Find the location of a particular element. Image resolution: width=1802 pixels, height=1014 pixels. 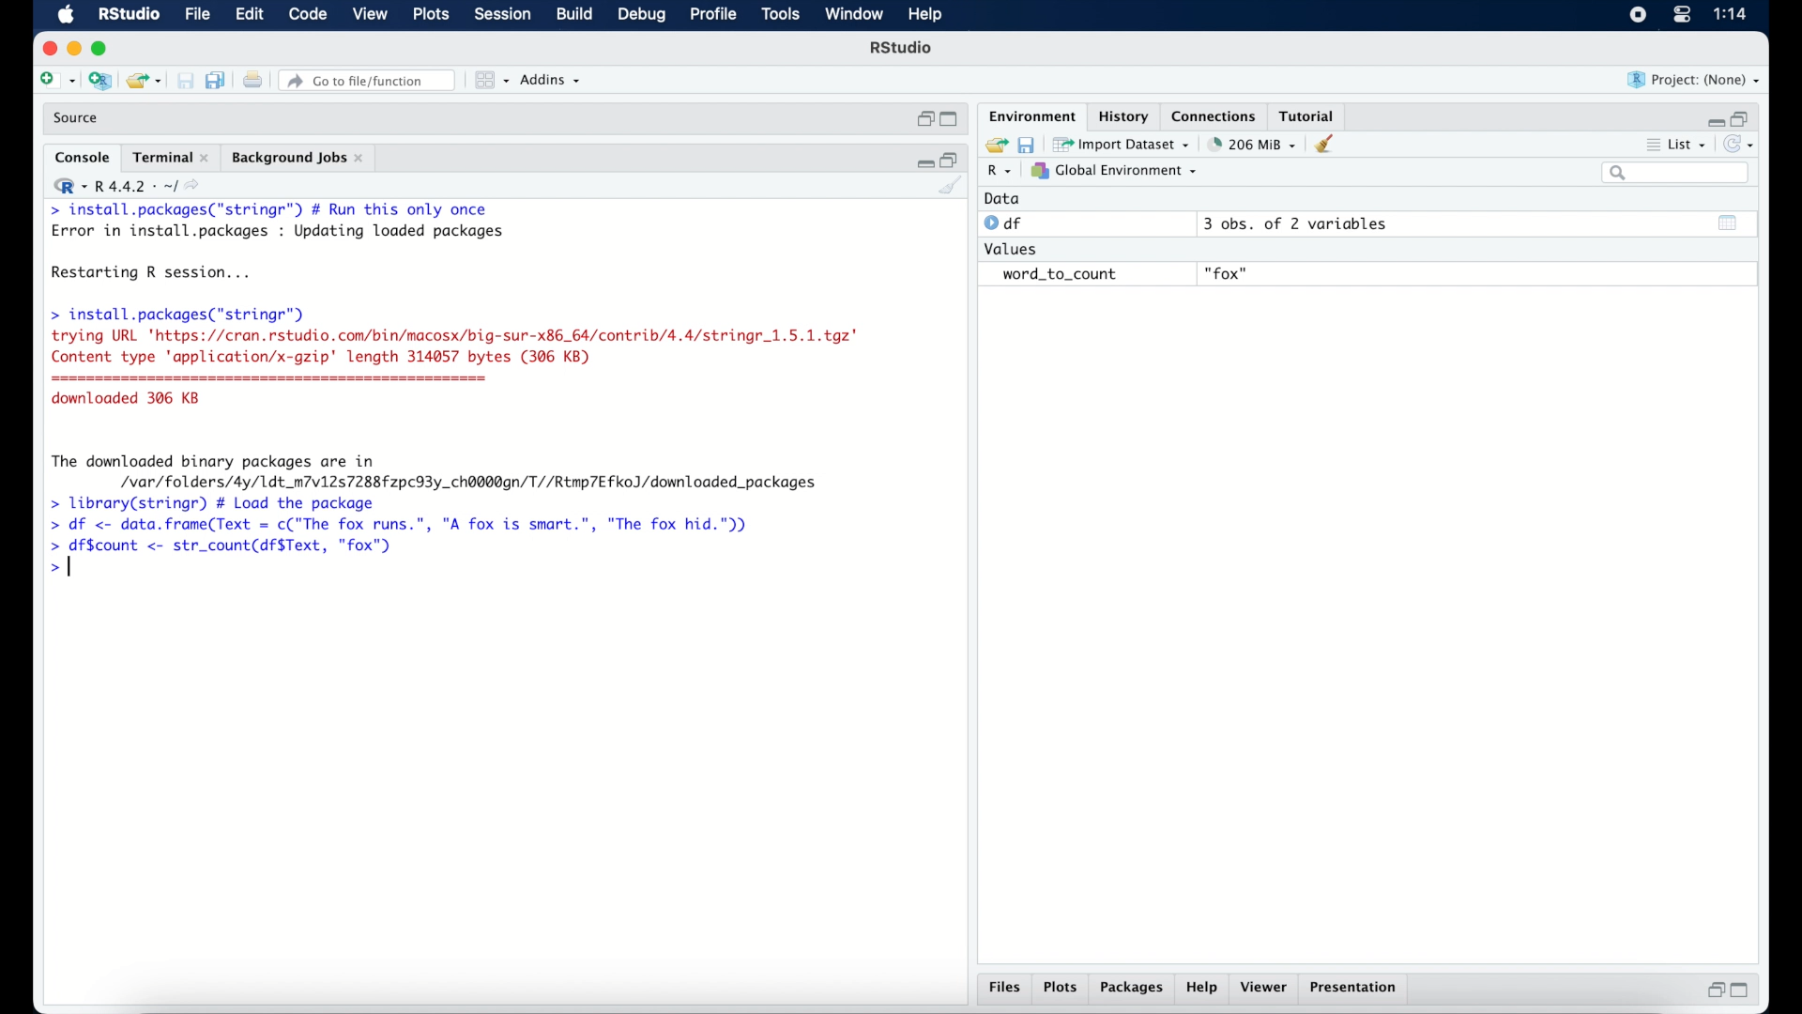

plots is located at coordinates (433, 15).